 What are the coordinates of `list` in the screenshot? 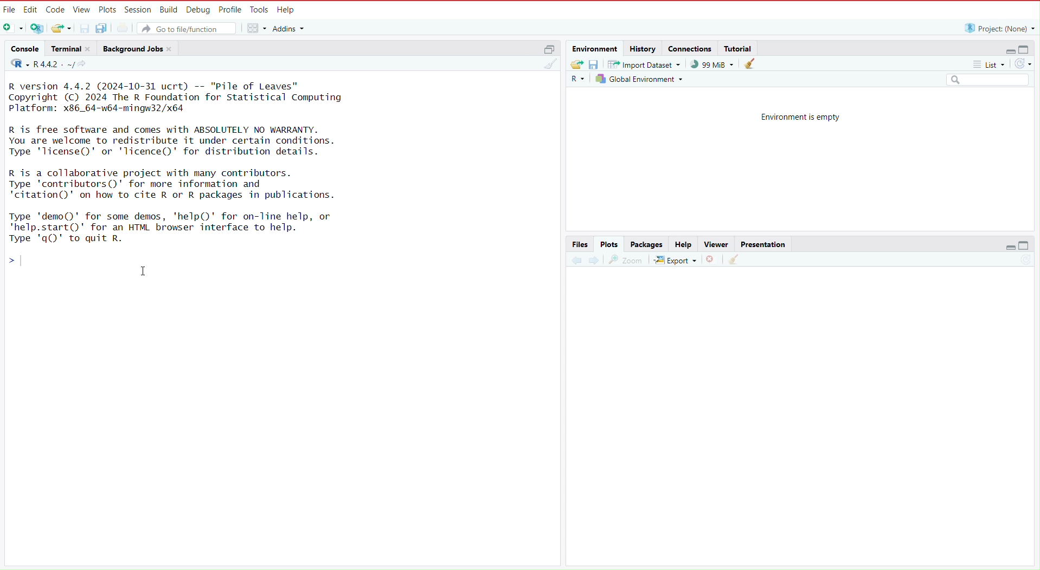 It's located at (992, 66).